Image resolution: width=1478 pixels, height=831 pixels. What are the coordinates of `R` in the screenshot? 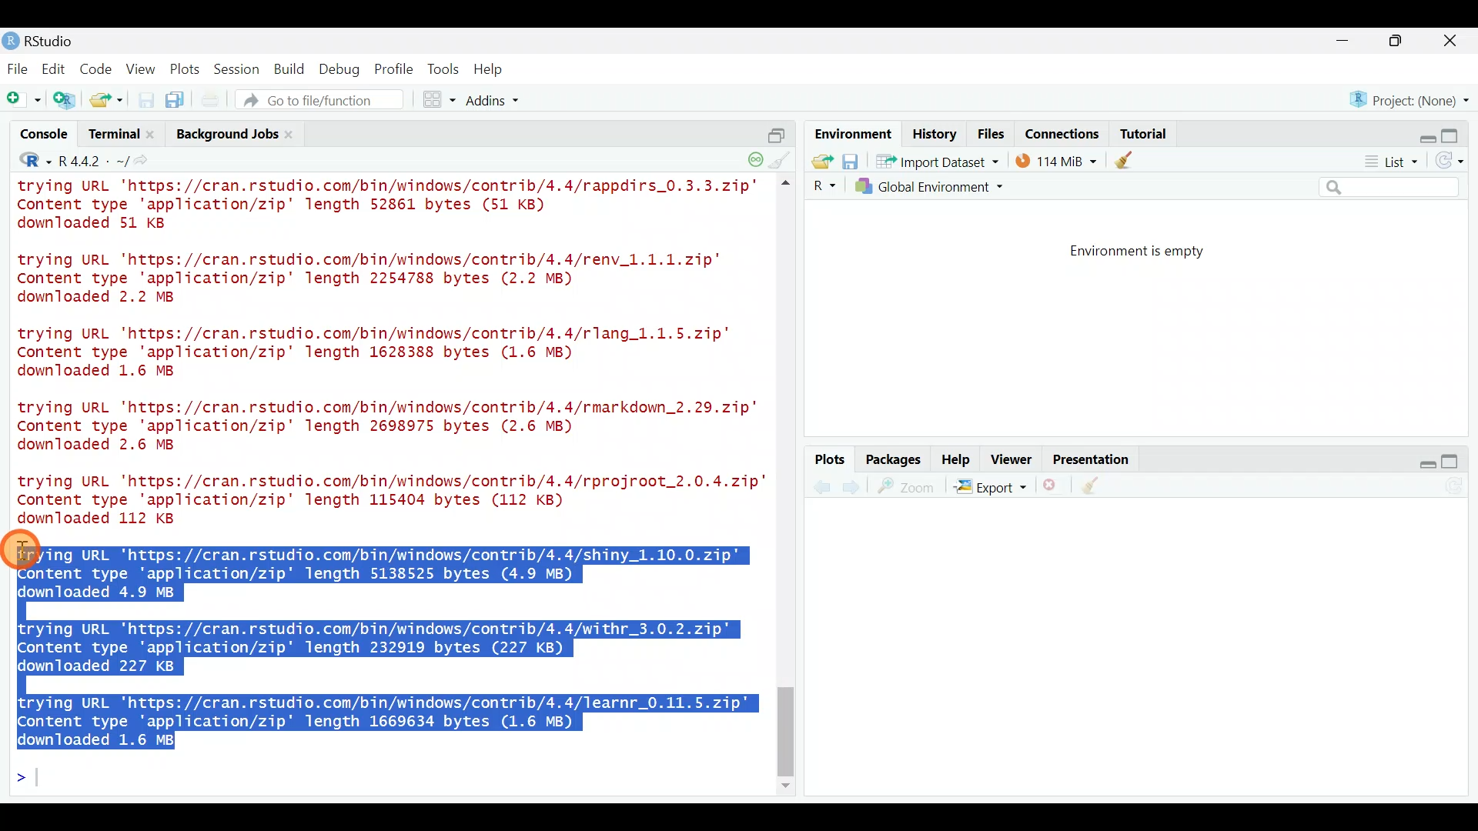 It's located at (25, 162).